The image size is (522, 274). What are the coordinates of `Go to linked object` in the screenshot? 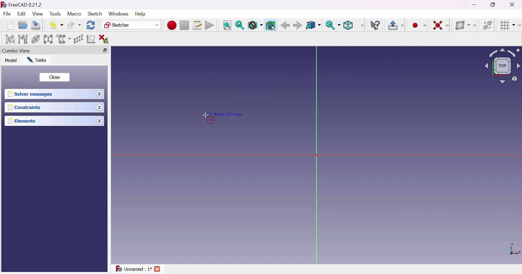 It's located at (313, 26).